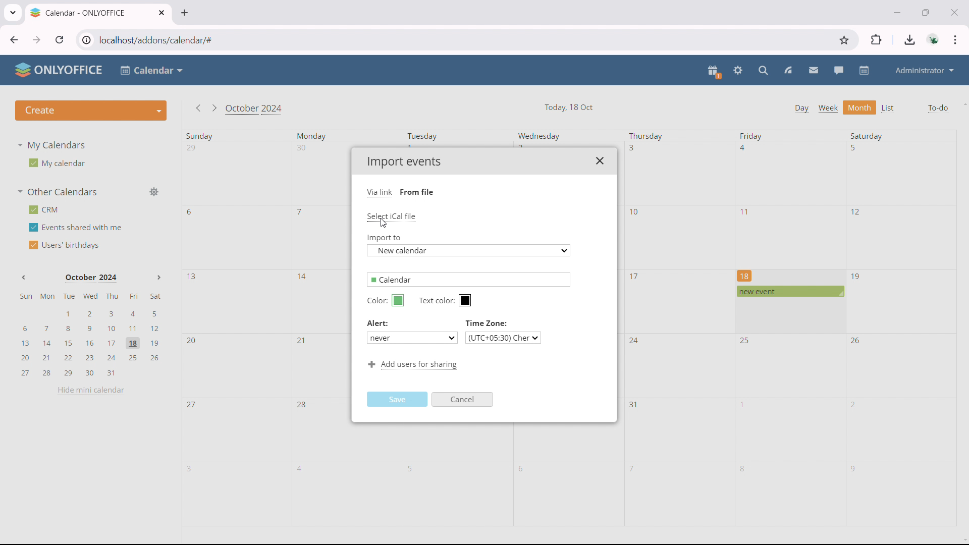 The width and height of the screenshot is (969, 545). Describe the element at coordinates (58, 192) in the screenshot. I see `other calendars` at that location.